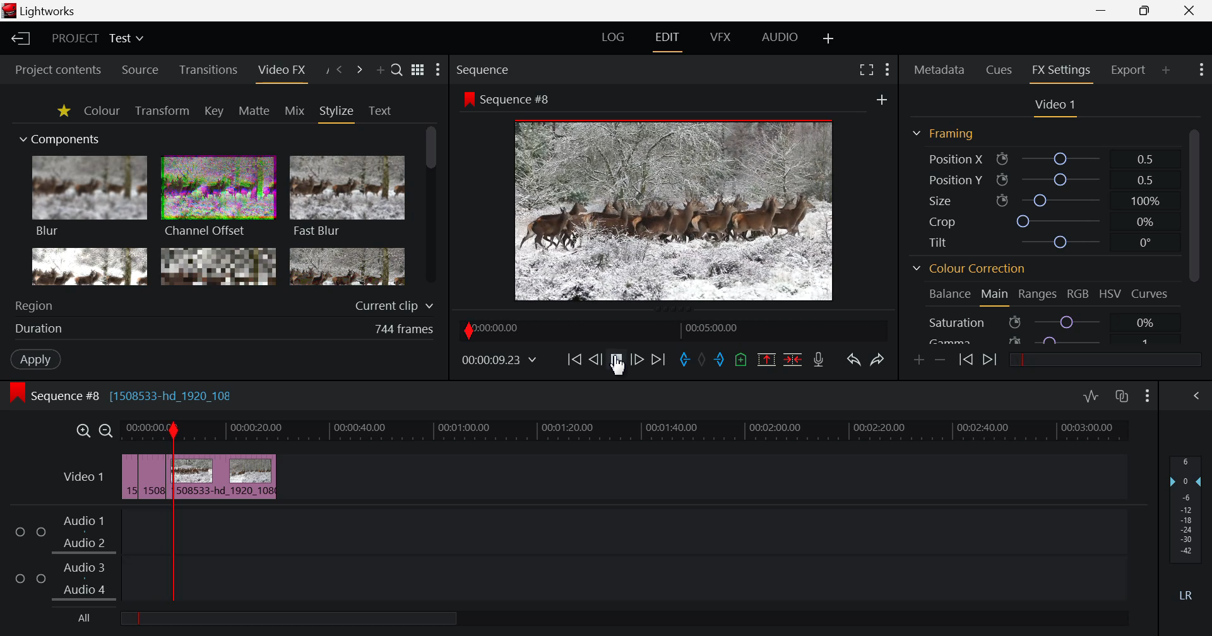 The height and width of the screenshot is (636, 1212). Describe the element at coordinates (42, 11) in the screenshot. I see `Lightworks` at that location.